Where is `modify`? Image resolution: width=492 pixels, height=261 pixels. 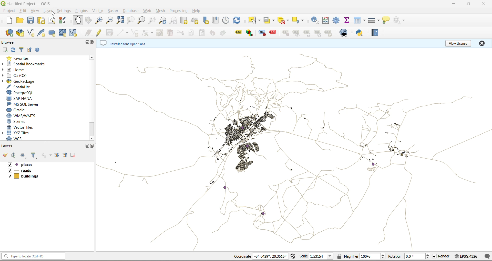 modify is located at coordinates (160, 33).